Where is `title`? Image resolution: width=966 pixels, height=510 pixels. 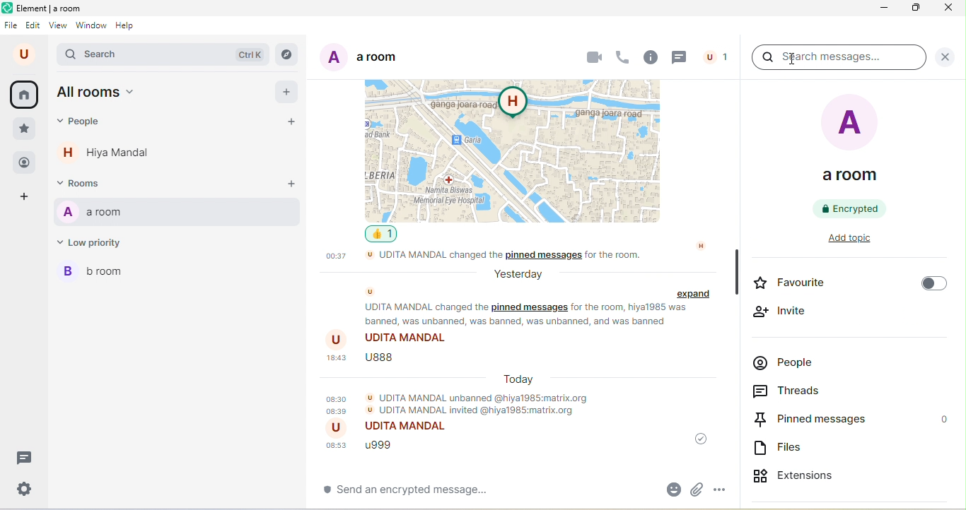
title is located at coordinates (47, 9).